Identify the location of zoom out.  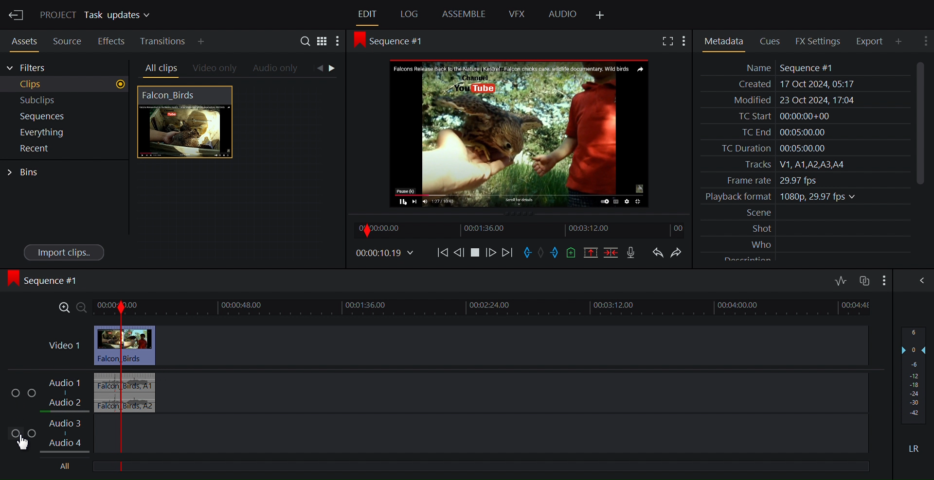
(79, 307).